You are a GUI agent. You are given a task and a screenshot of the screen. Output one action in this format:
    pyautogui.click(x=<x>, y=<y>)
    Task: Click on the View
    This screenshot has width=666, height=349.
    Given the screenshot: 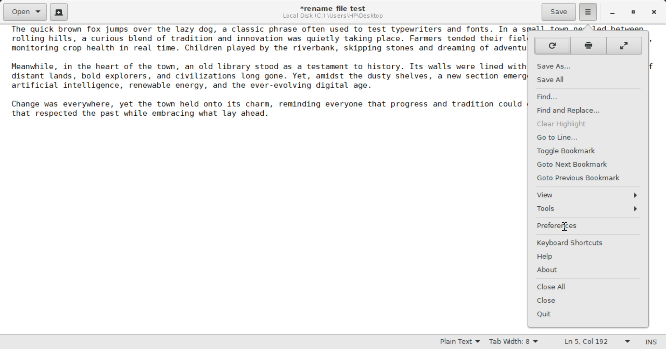 What is the action you would take?
    pyautogui.click(x=589, y=195)
    